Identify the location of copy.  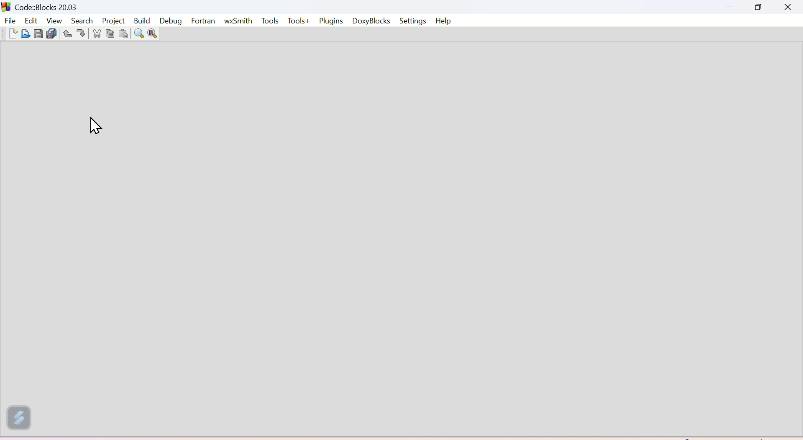
(111, 36).